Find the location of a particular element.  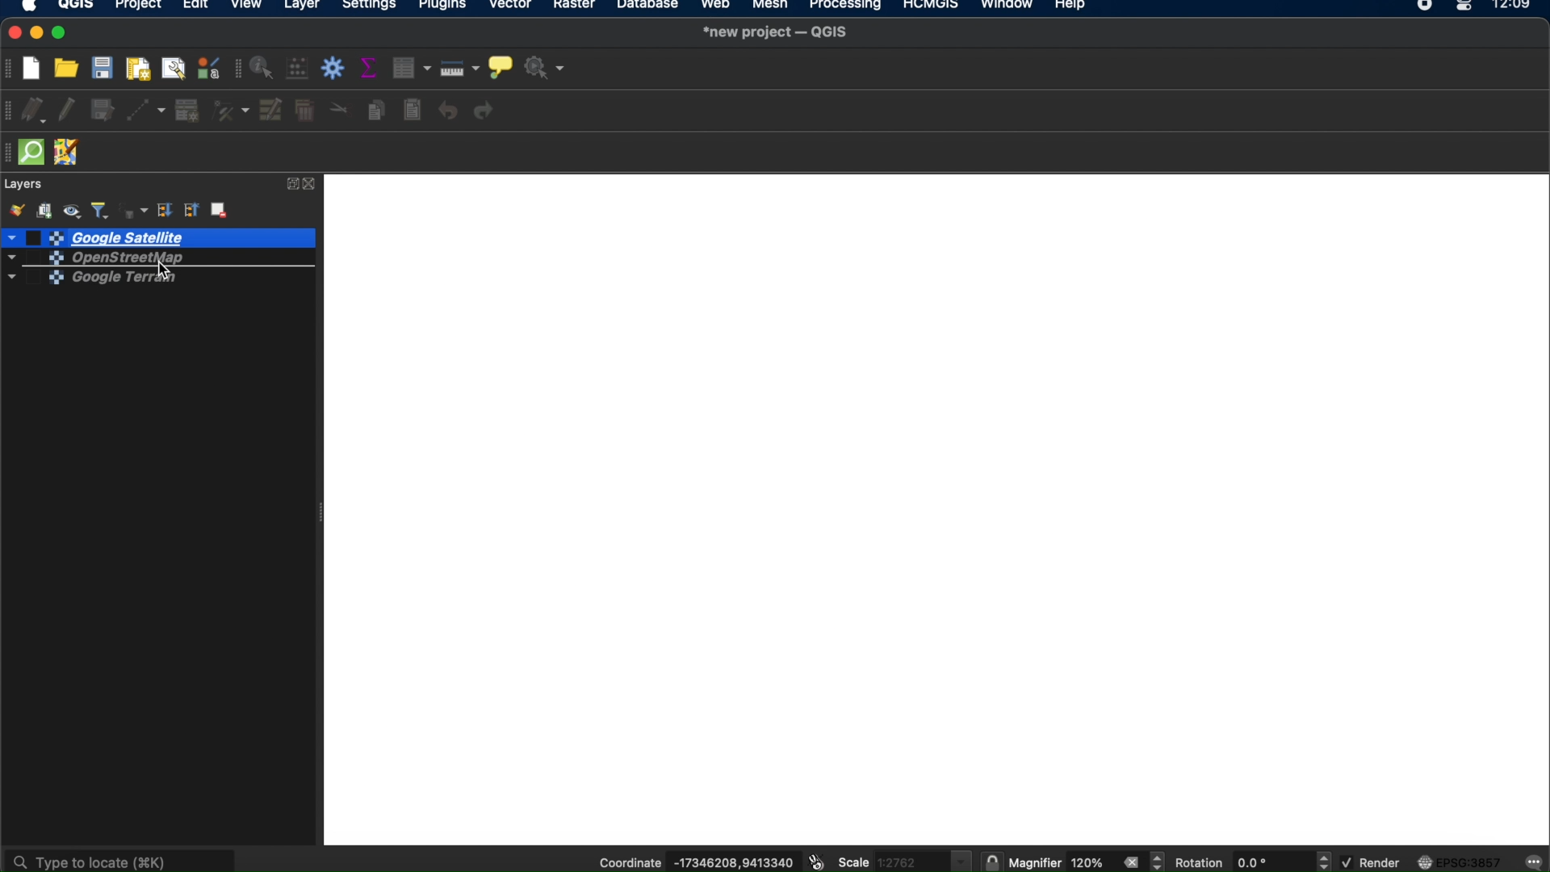

close is located at coordinates (313, 184).